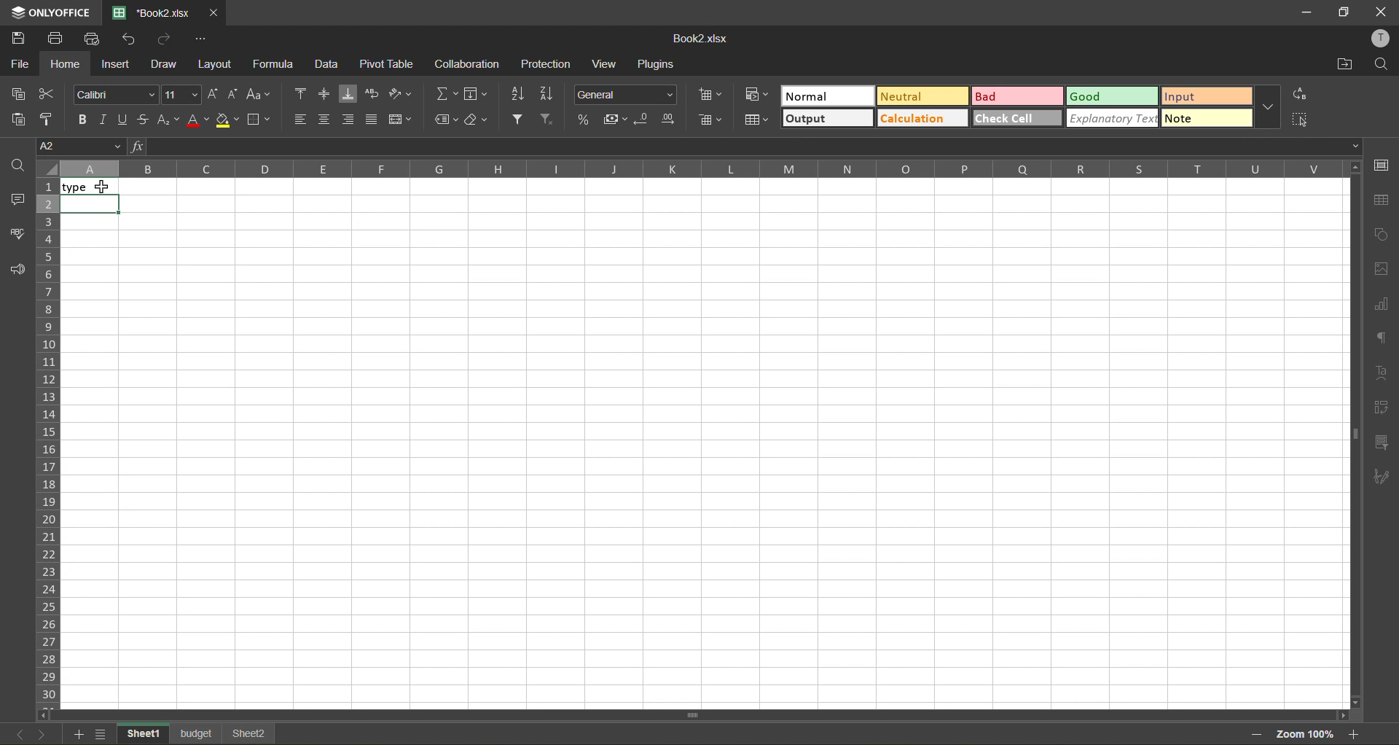 The image size is (1399, 745). I want to click on table, so click(1383, 200).